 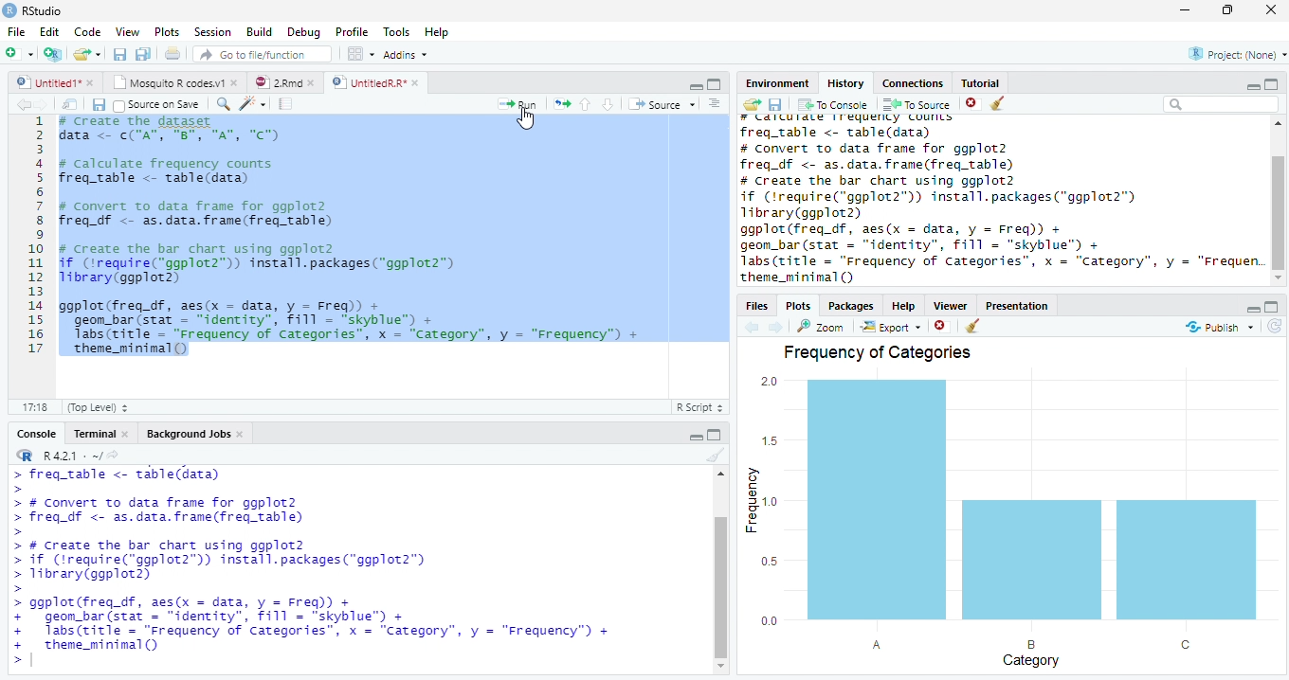 What do you see at coordinates (717, 572) in the screenshot?
I see `Scrollbar` at bounding box center [717, 572].